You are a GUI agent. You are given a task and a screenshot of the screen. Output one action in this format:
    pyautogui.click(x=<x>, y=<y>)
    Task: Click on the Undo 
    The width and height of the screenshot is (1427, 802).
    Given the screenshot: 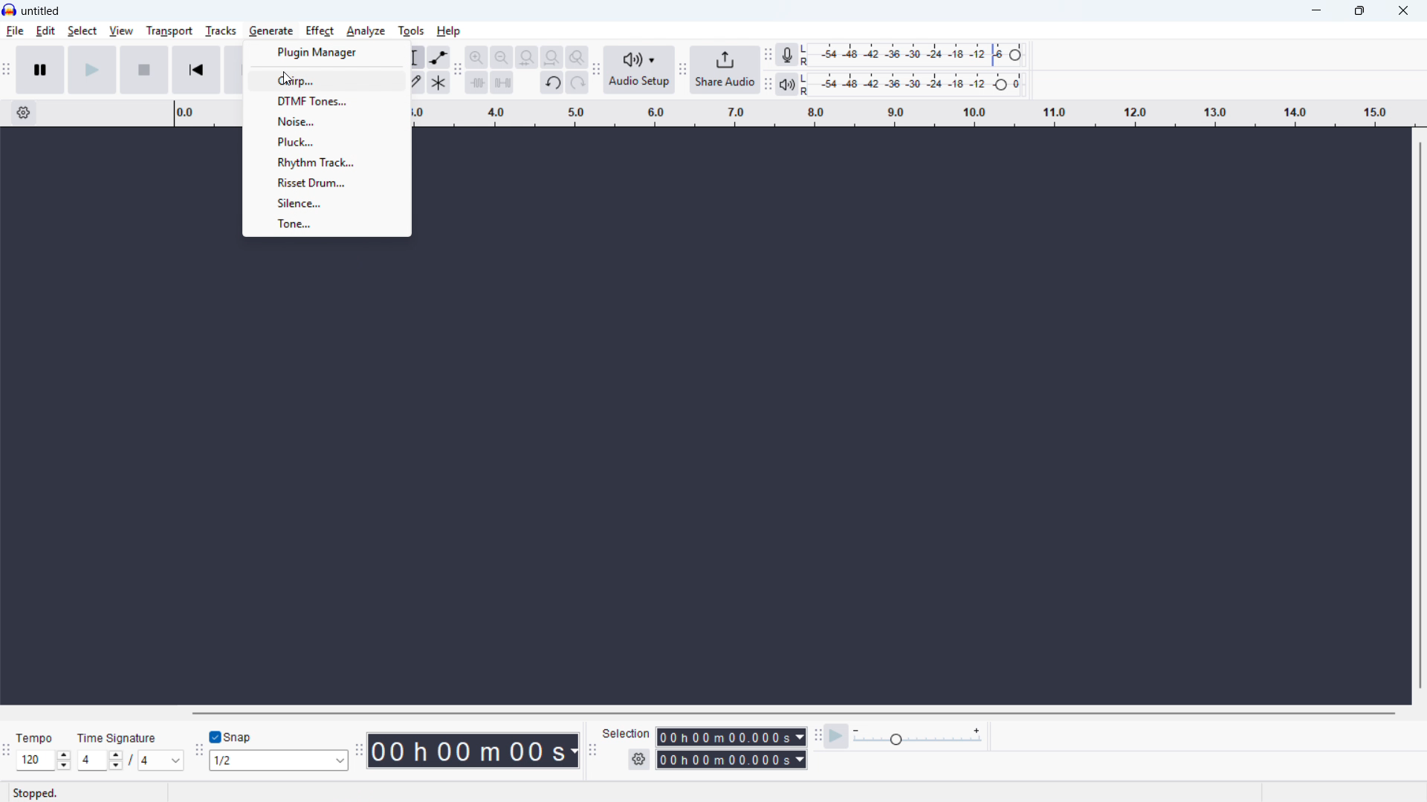 What is the action you would take?
    pyautogui.click(x=553, y=83)
    